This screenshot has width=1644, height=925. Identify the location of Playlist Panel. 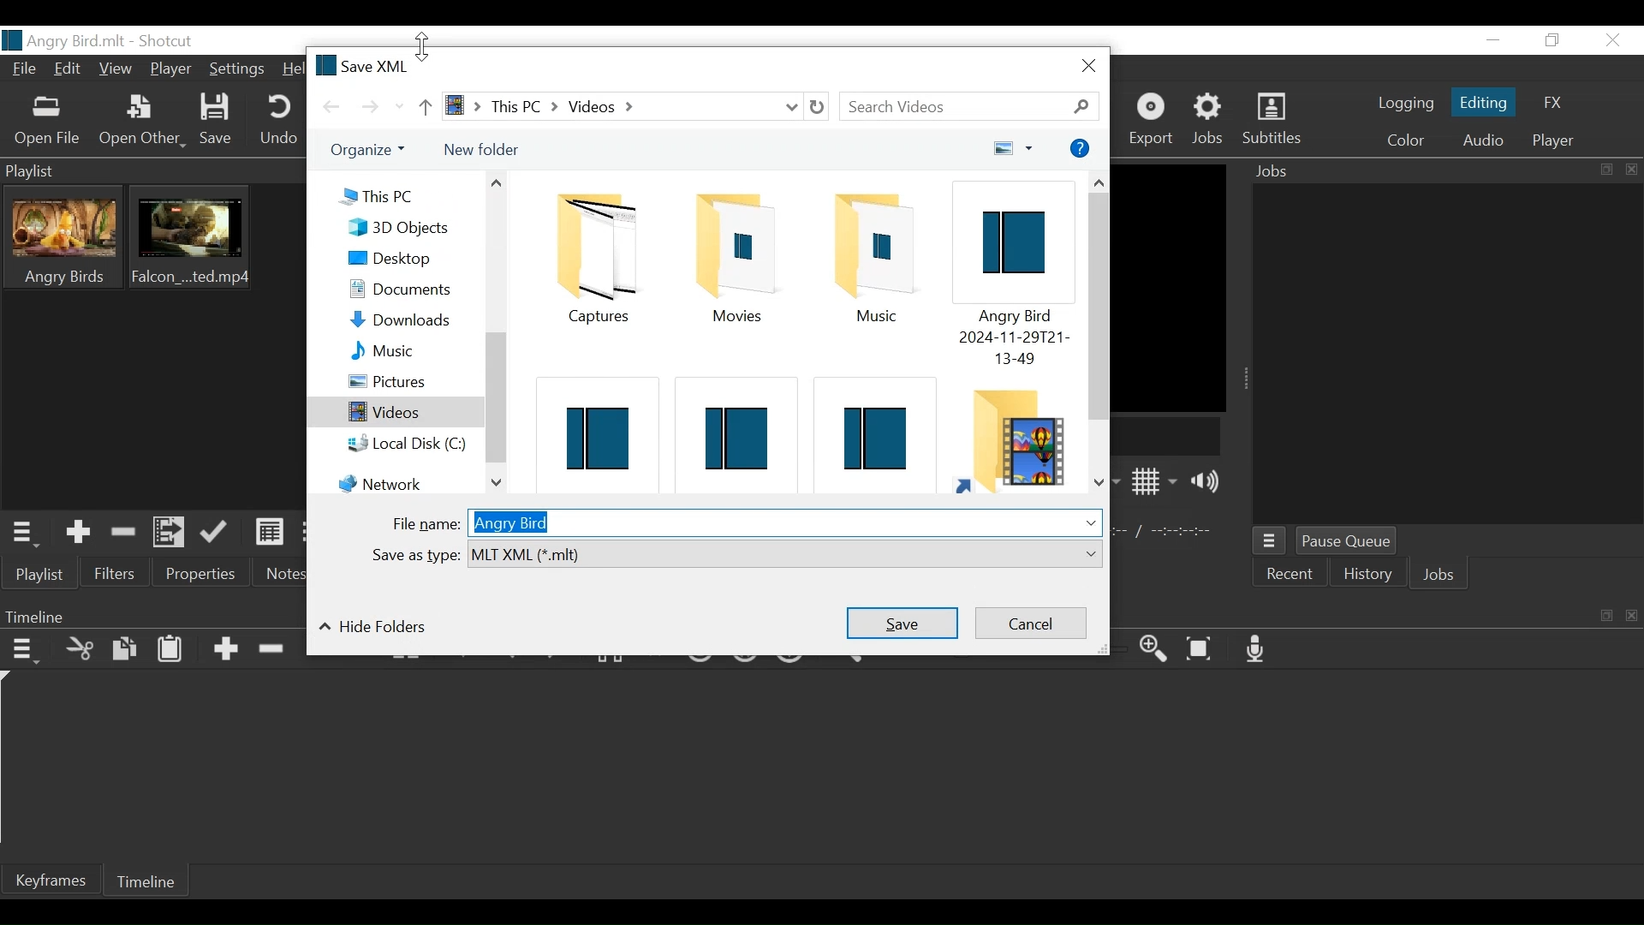
(149, 169).